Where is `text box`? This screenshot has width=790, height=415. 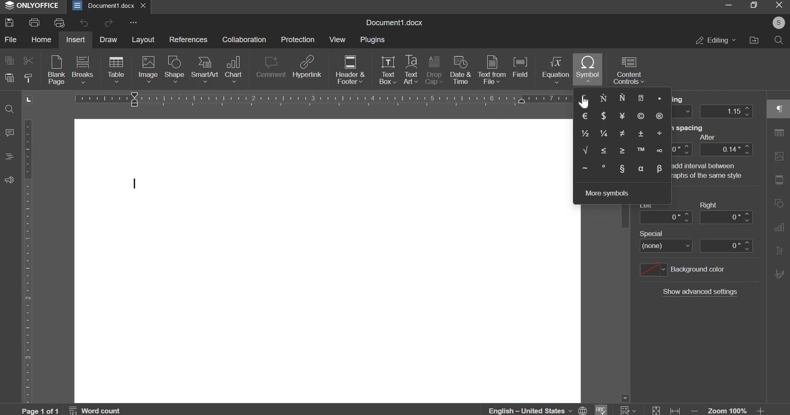 text box is located at coordinates (388, 70).